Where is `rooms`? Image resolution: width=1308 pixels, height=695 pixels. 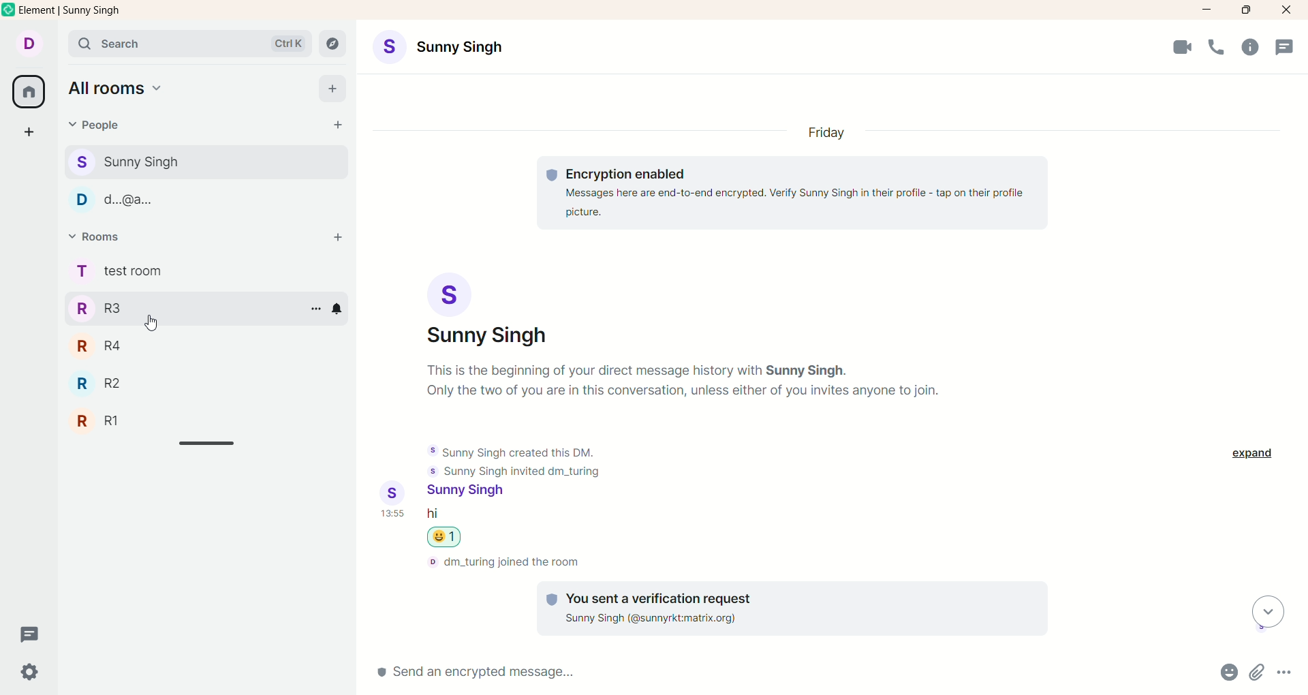 rooms is located at coordinates (121, 270).